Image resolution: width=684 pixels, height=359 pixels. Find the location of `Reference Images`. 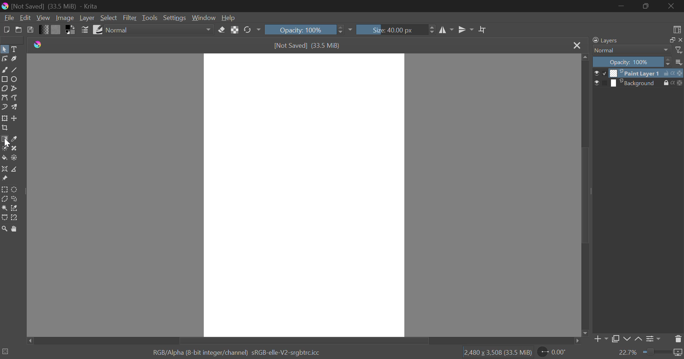

Reference Images is located at coordinates (4, 179).